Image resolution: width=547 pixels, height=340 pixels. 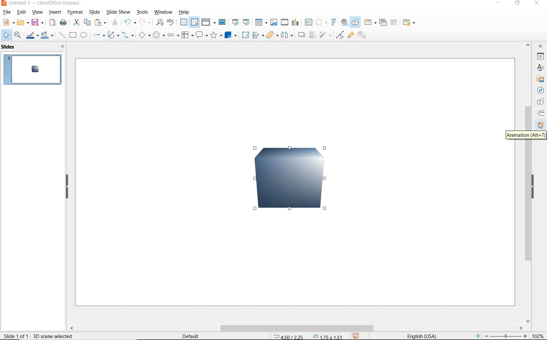 I want to click on 3 objects to distribute, so click(x=288, y=35).